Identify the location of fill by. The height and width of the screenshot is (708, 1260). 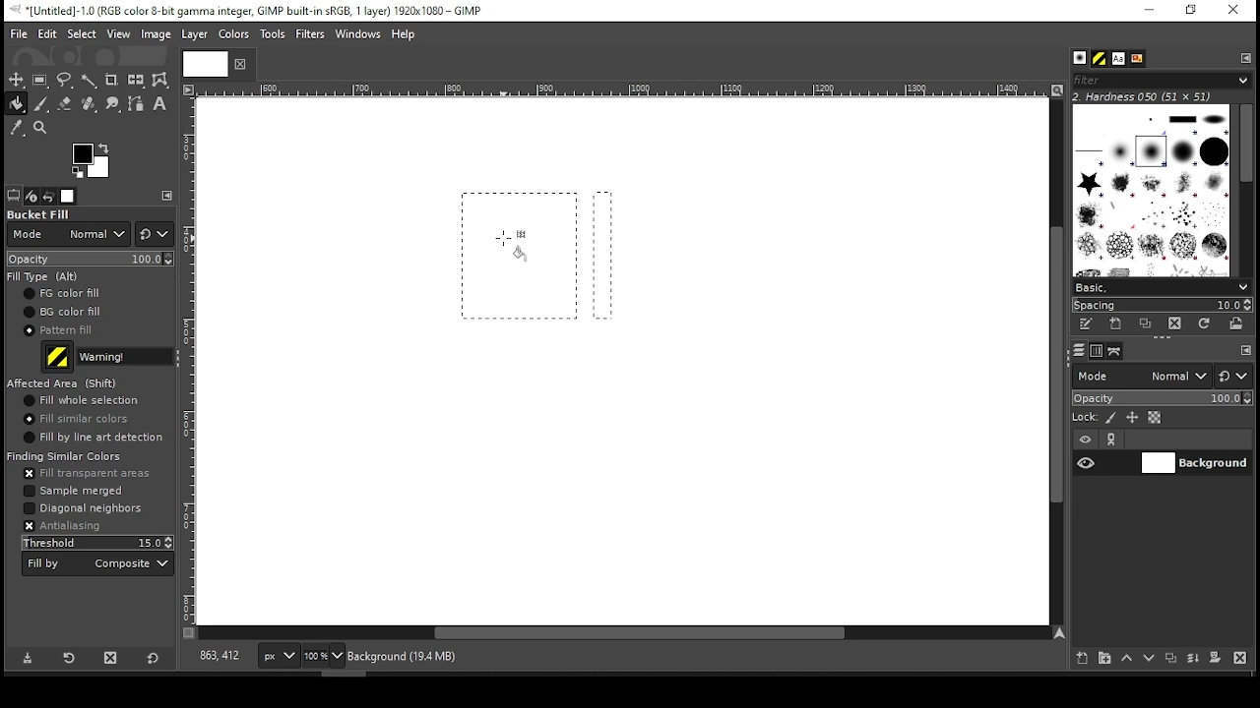
(97, 564).